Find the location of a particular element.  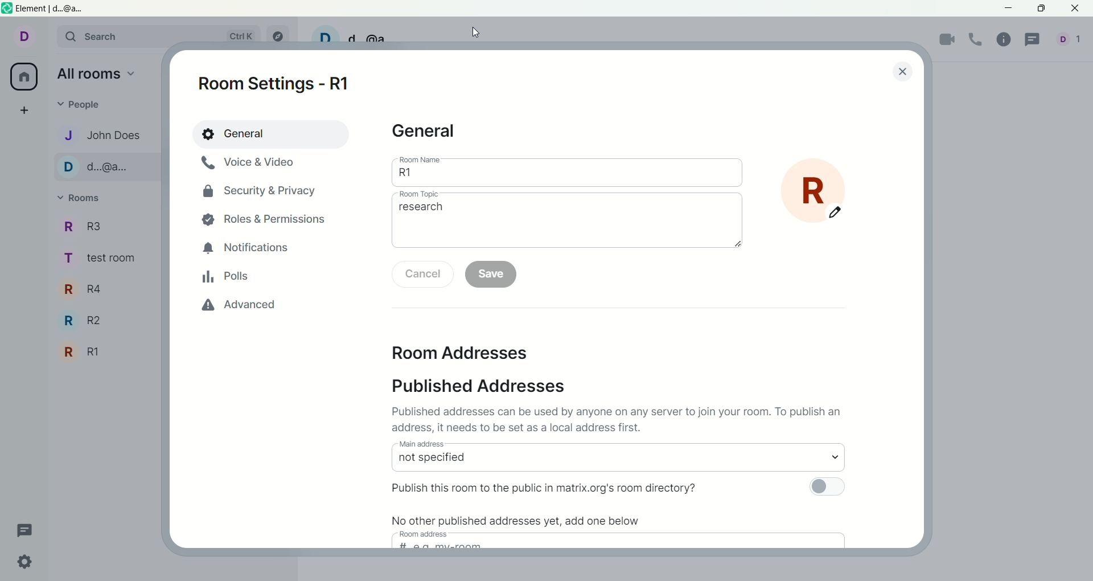

close is located at coordinates (1074, 9).